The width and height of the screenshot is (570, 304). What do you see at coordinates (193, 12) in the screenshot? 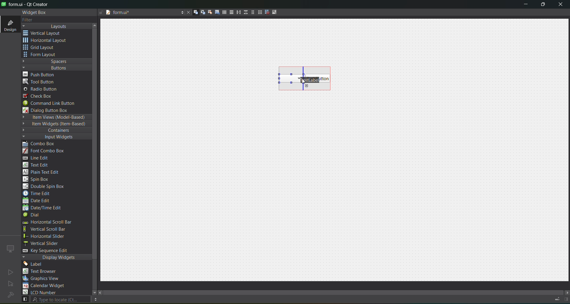
I see `edit widgets` at bounding box center [193, 12].